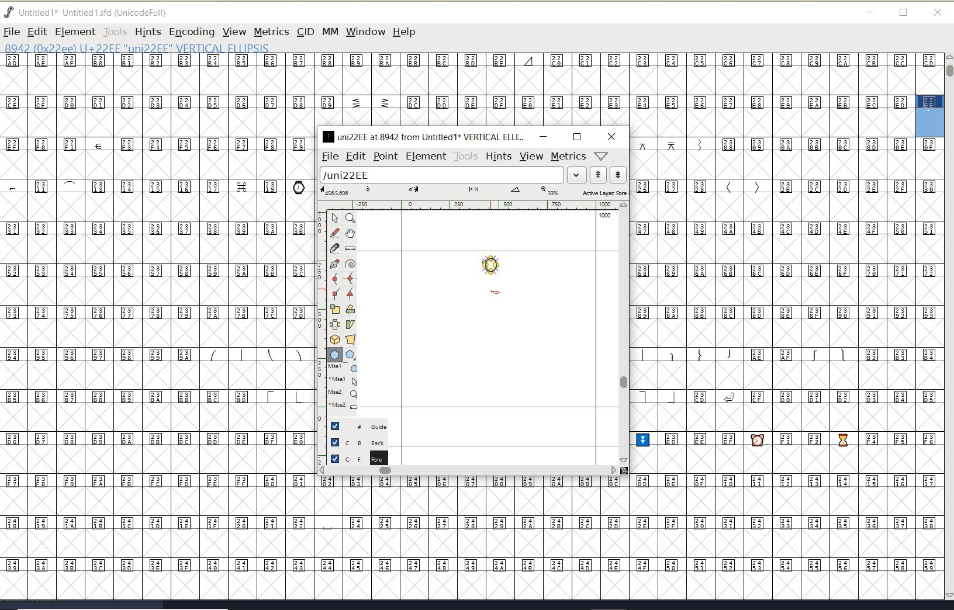 The height and width of the screenshot is (610, 954). What do you see at coordinates (11, 32) in the screenshot?
I see `FILE` at bounding box center [11, 32].